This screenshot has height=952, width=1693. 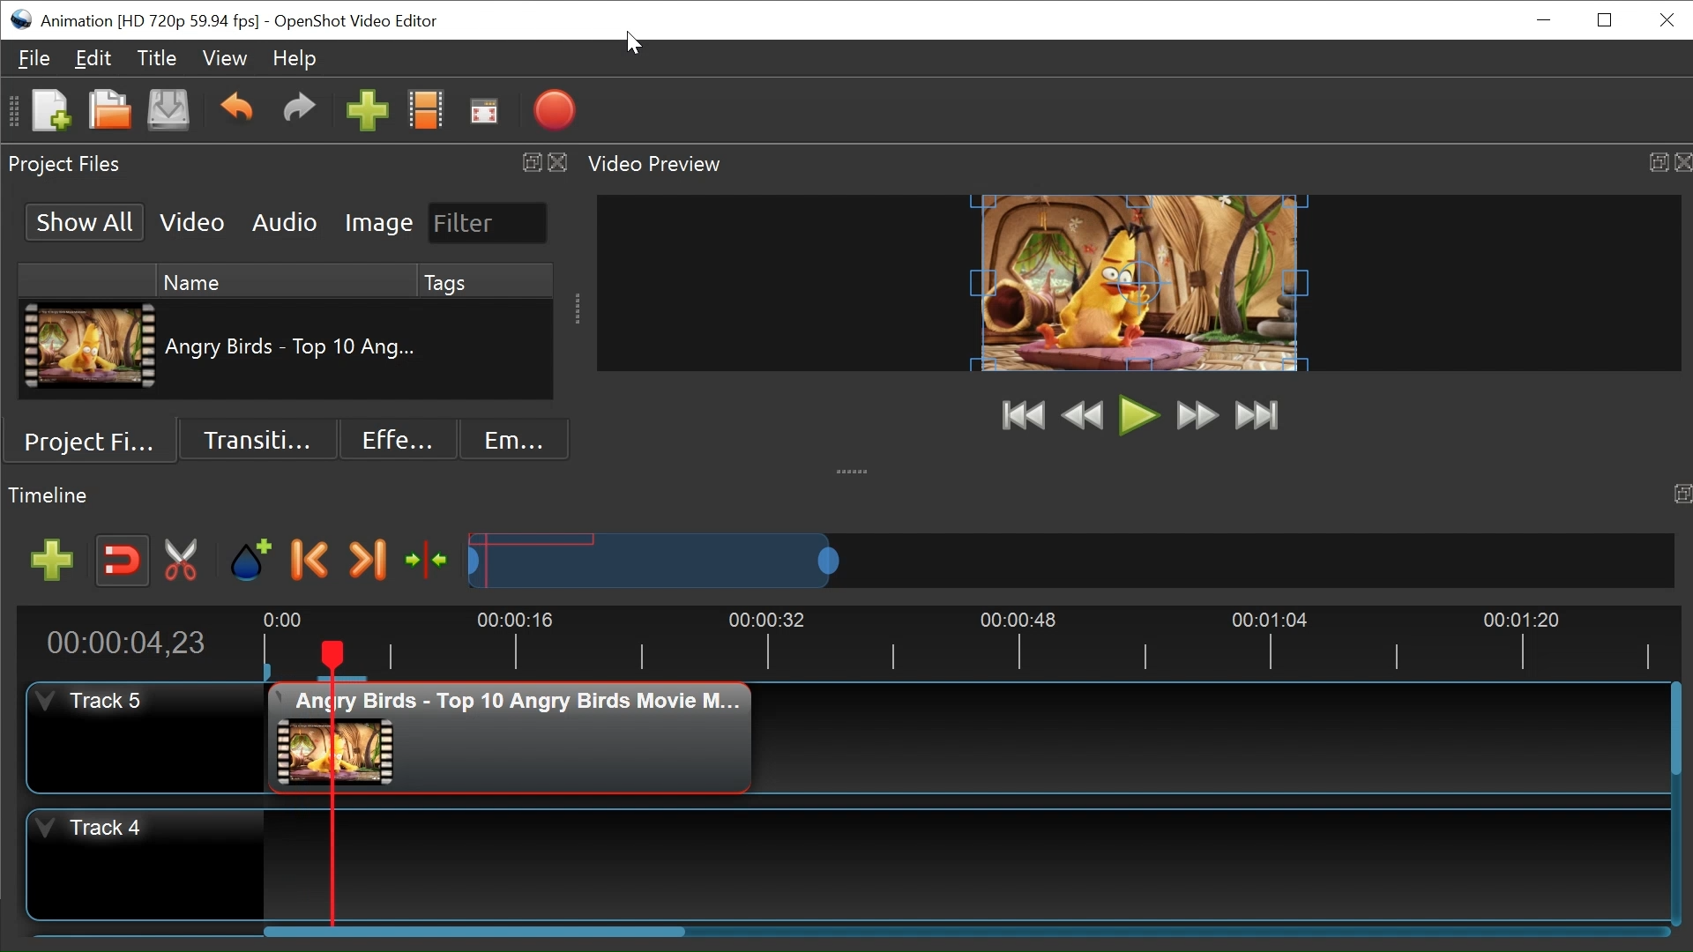 What do you see at coordinates (959, 643) in the screenshot?
I see `Timeline` at bounding box center [959, 643].